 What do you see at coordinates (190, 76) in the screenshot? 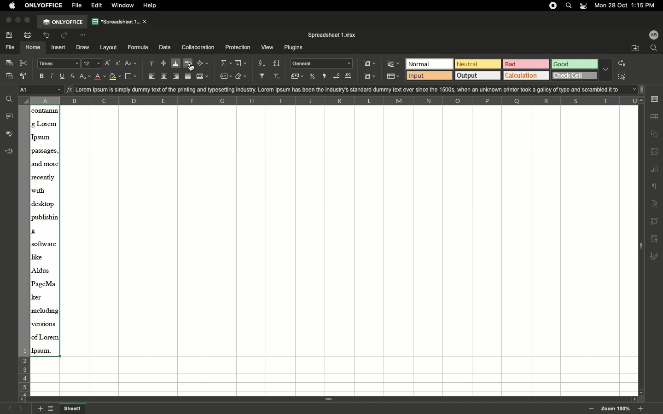
I see `Justified` at bounding box center [190, 76].